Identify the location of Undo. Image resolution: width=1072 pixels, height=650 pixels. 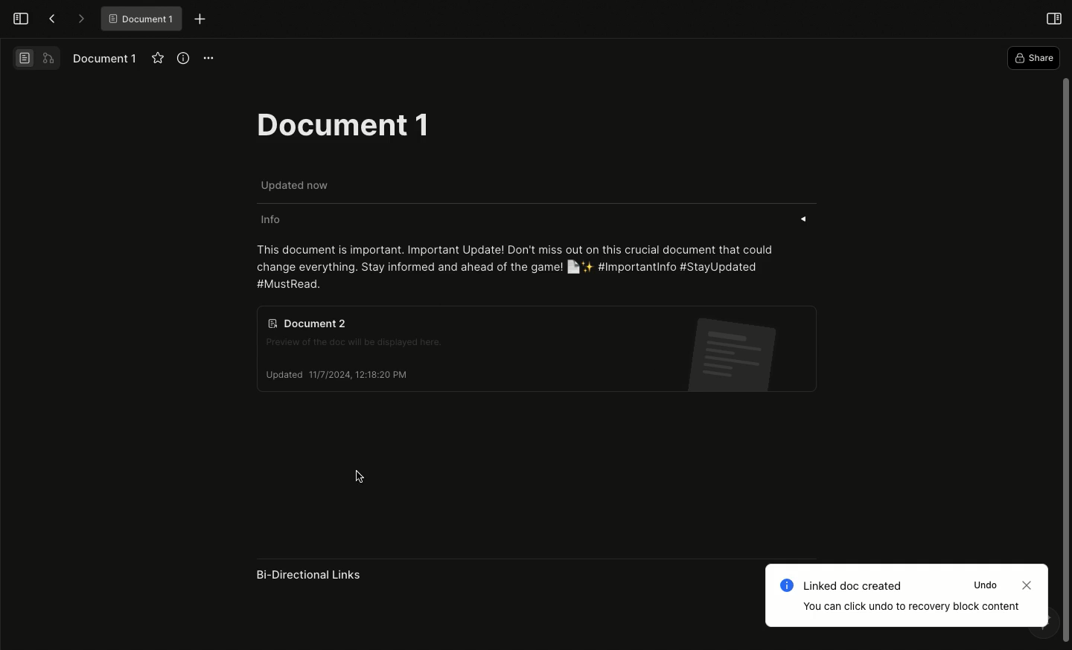
(988, 585).